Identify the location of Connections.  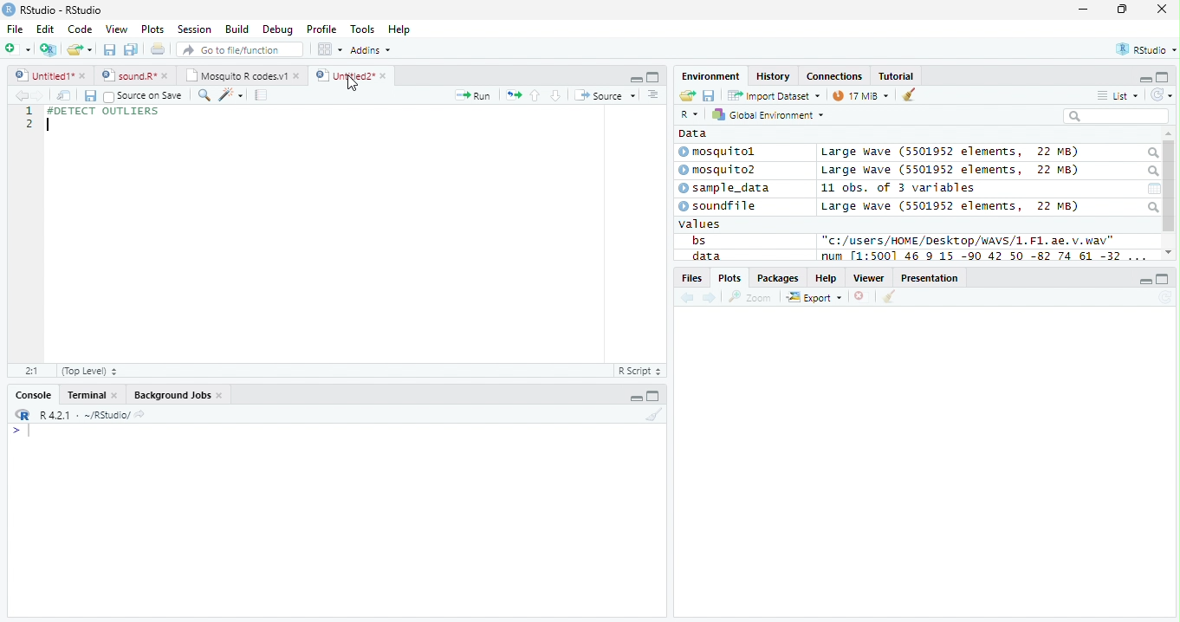
(835, 75).